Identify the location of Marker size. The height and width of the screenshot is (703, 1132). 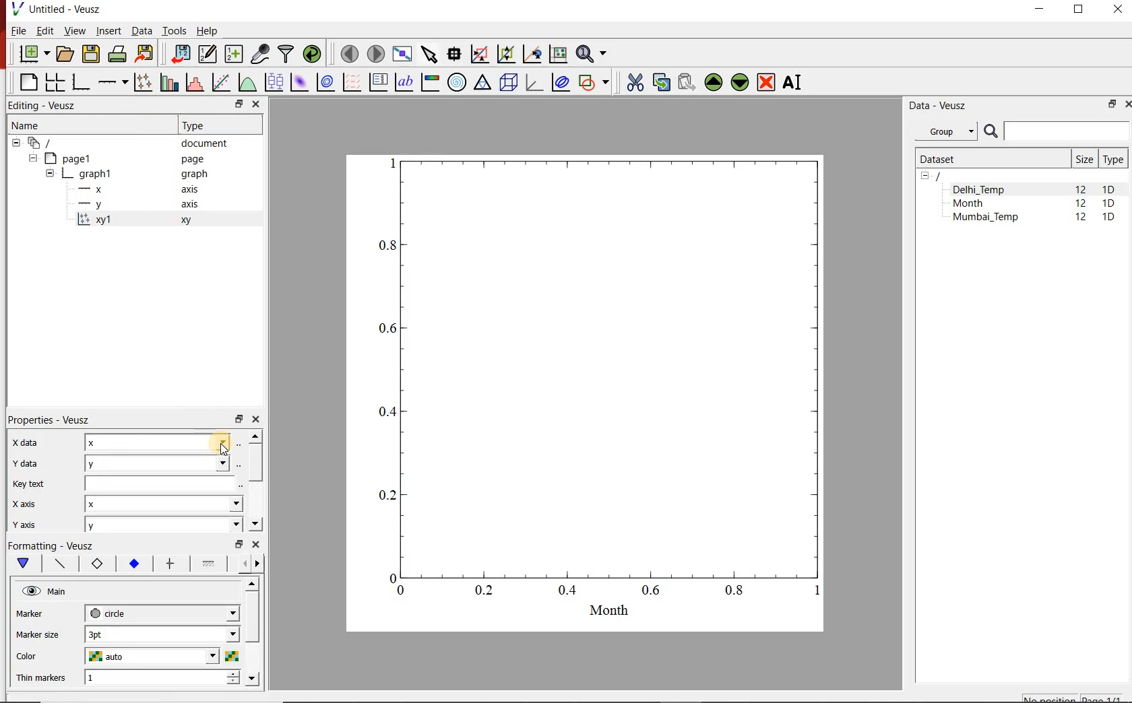
(38, 636).